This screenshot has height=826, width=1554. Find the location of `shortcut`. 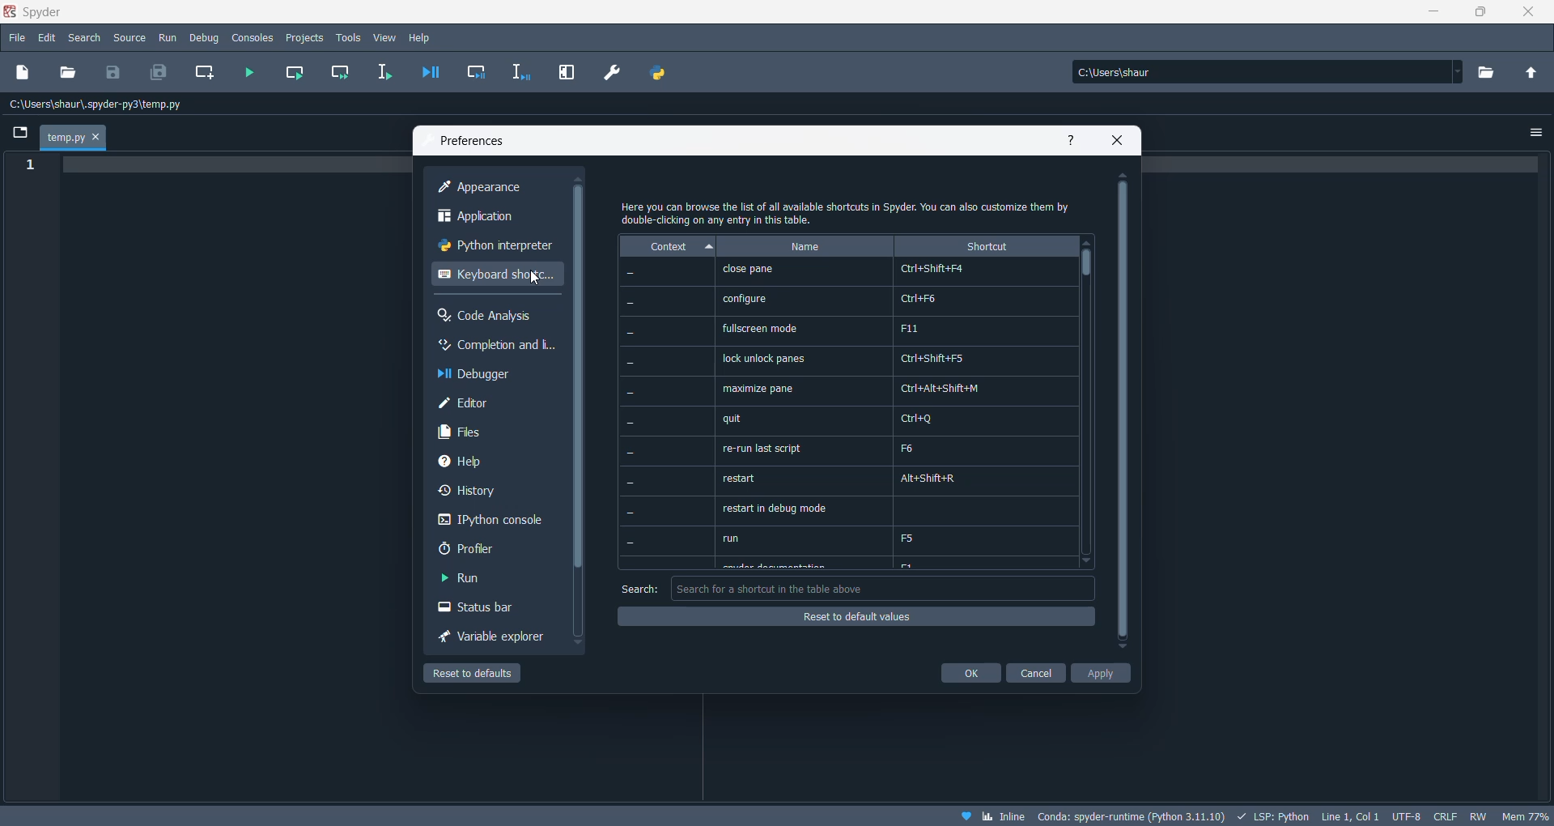

shortcut is located at coordinates (988, 246).